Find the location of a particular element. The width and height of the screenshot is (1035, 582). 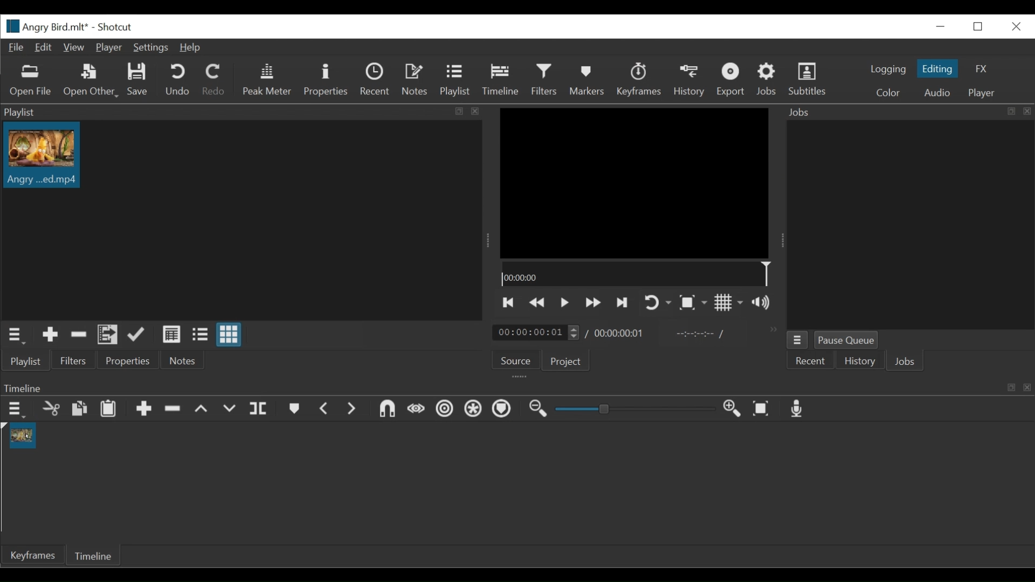

Open File is located at coordinates (33, 81).